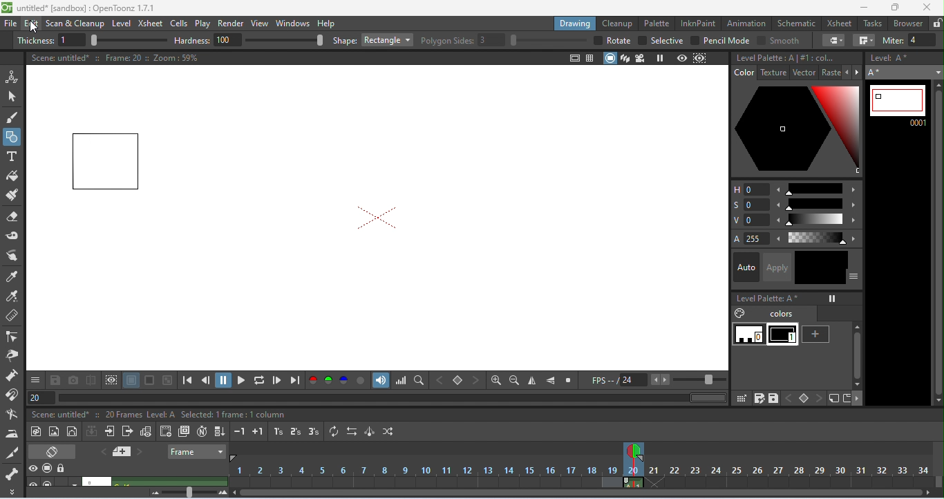  Describe the element at coordinates (55, 379) in the screenshot. I see `save images` at that location.